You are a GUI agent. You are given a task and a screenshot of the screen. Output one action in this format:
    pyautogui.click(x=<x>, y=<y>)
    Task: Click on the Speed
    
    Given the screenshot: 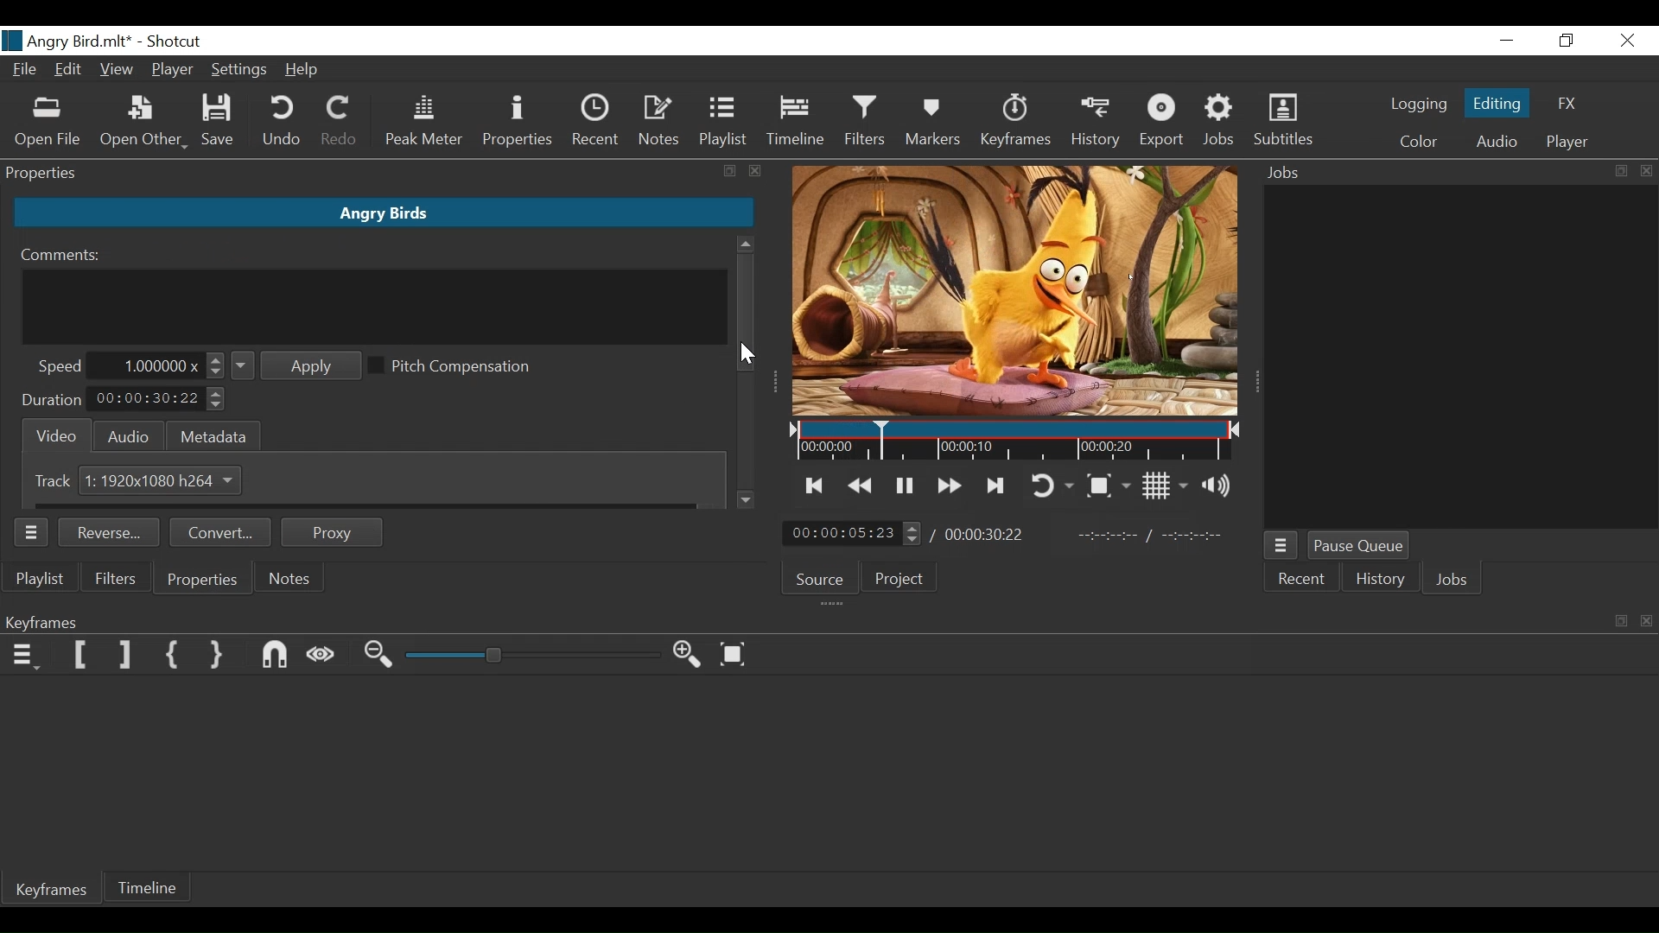 What is the action you would take?
    pyautogui.click(x=59, y=365)
    